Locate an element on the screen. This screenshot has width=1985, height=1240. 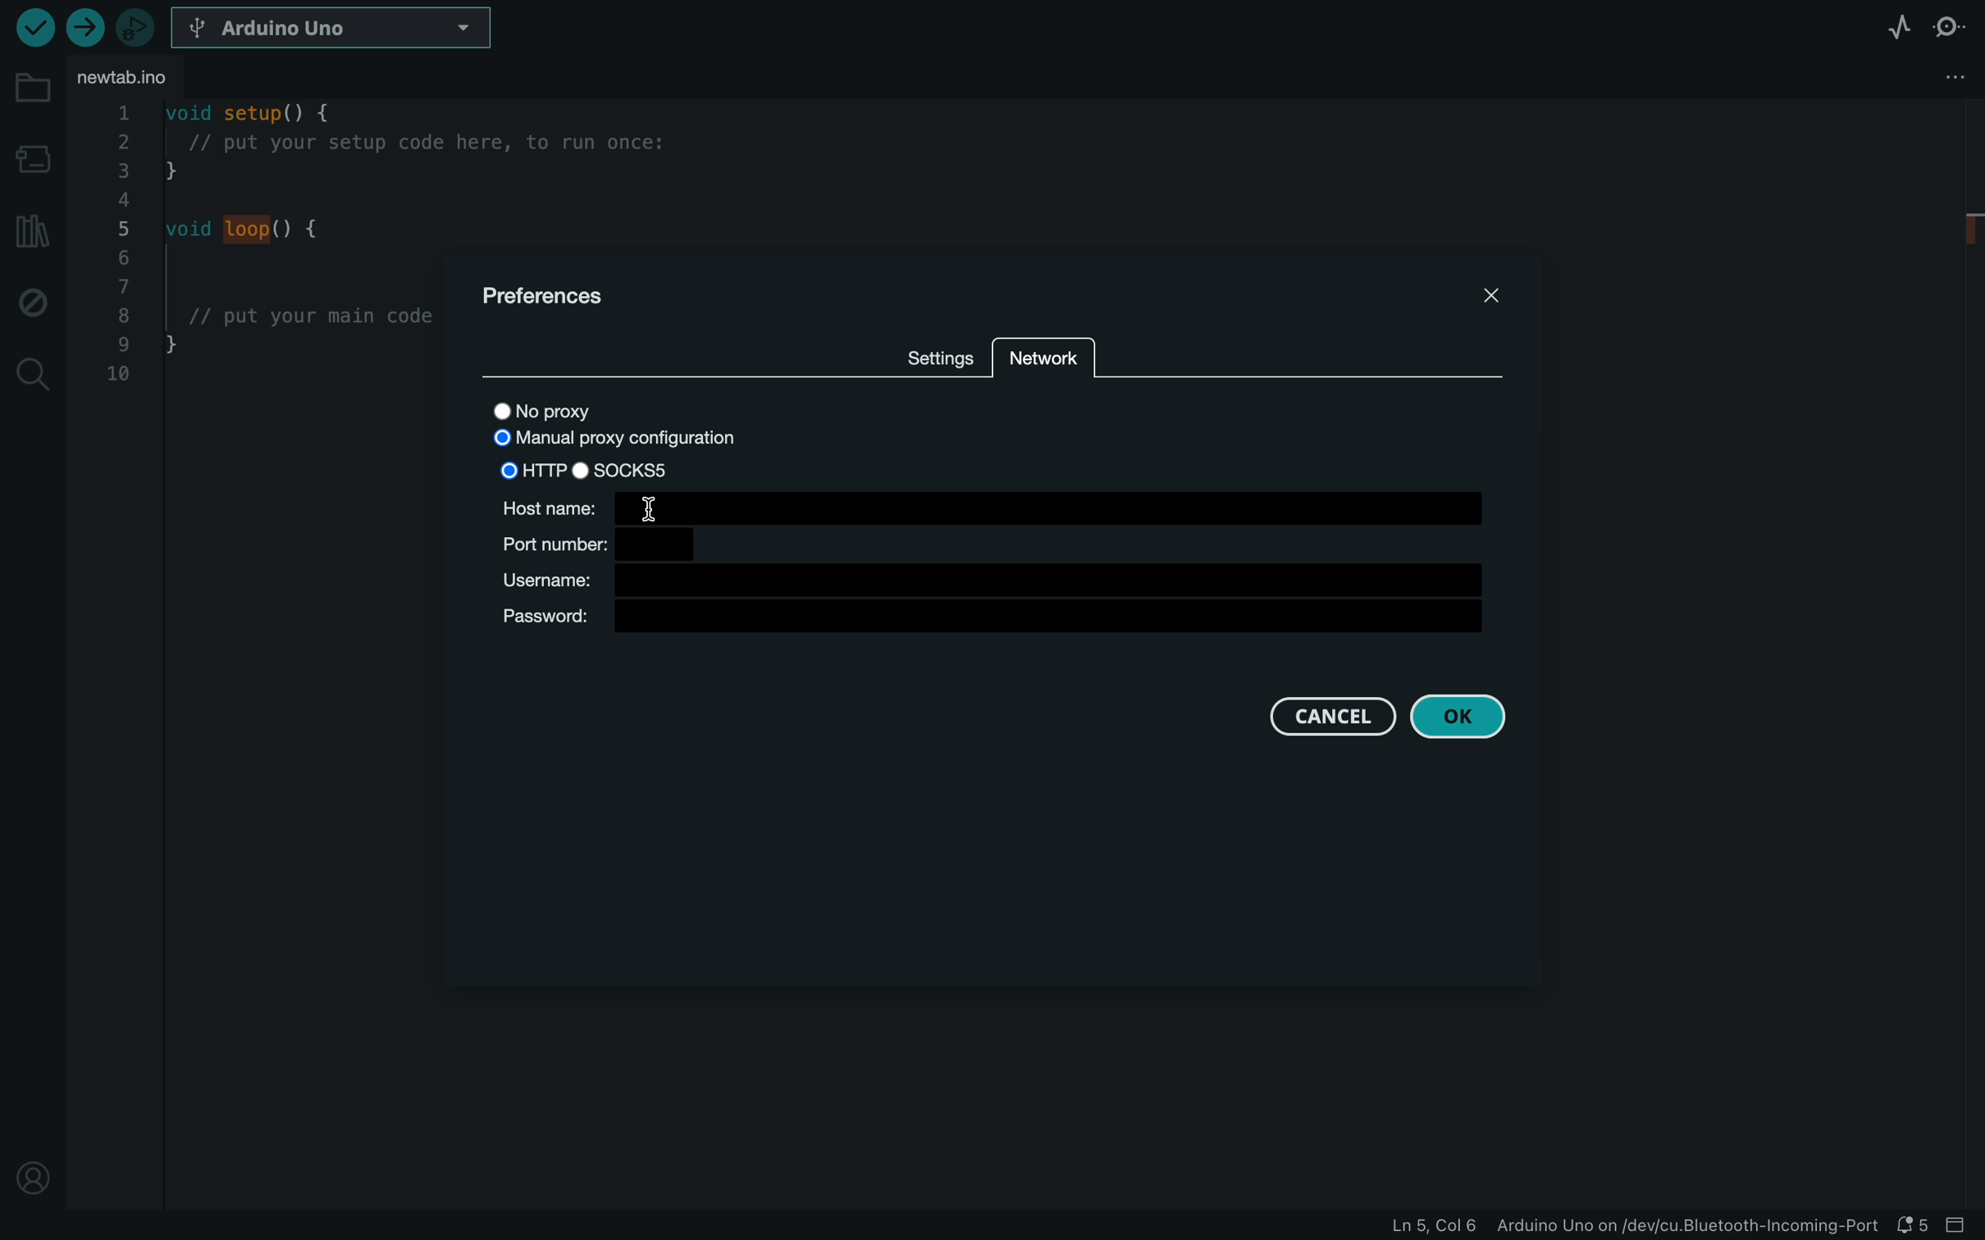
username is located at coordinates (998, 580).